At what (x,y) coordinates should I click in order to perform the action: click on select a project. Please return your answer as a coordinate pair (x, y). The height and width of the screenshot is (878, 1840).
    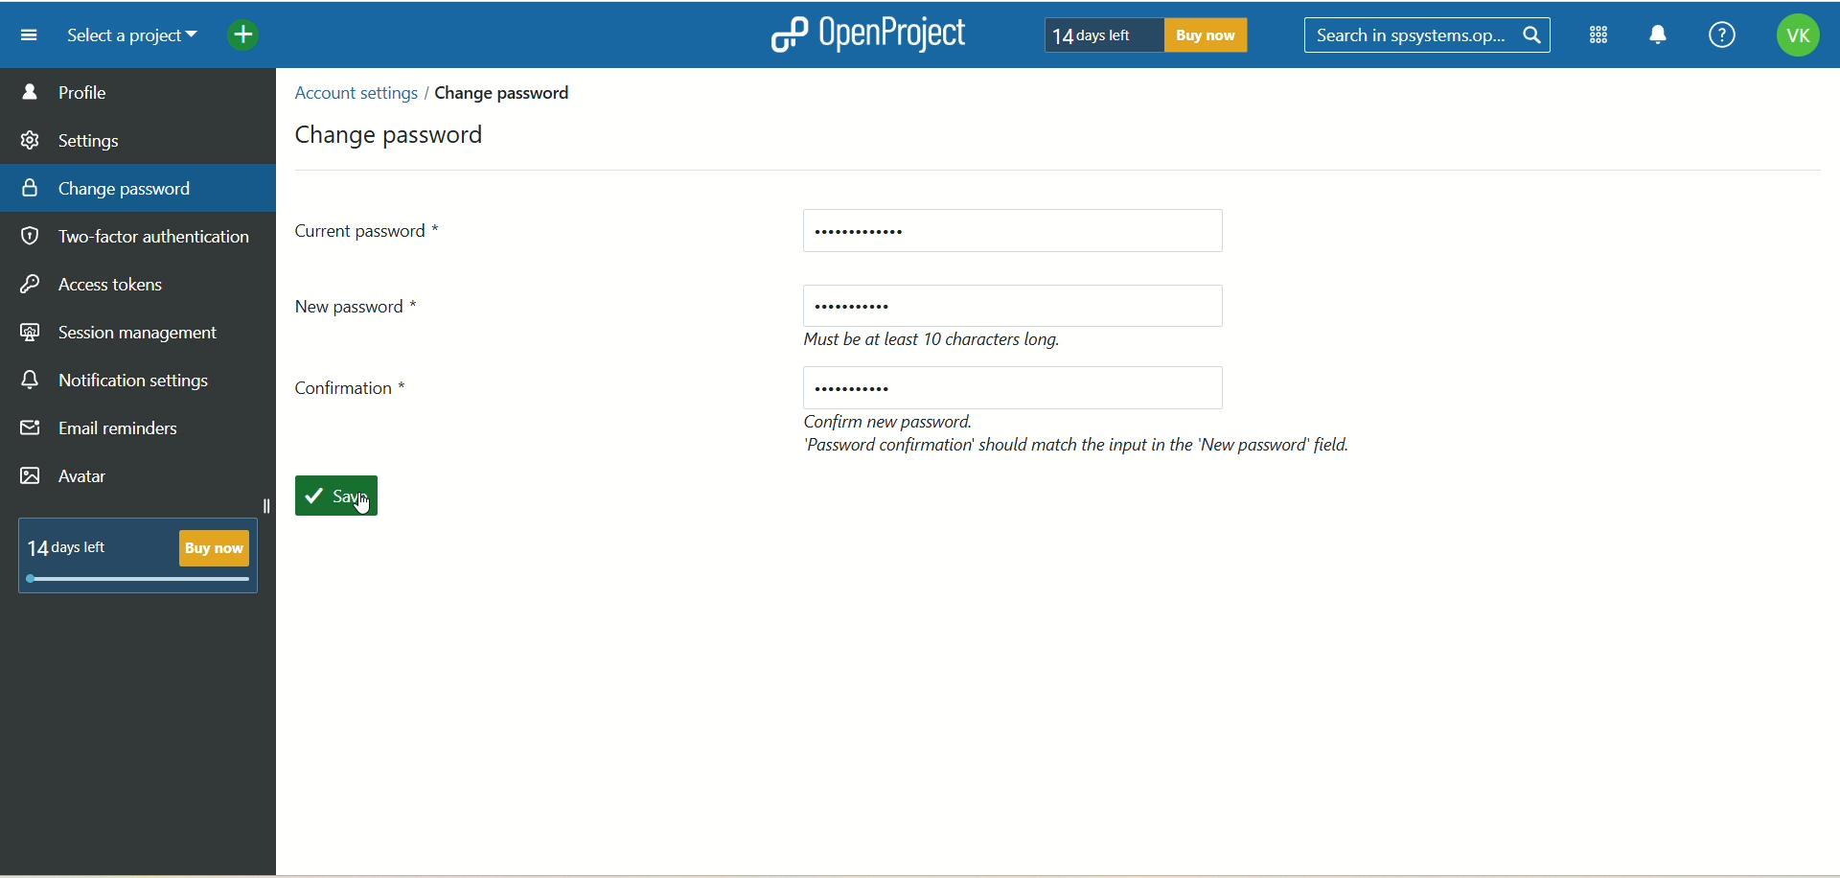
    Looking at the image, I should click on (125, 36).